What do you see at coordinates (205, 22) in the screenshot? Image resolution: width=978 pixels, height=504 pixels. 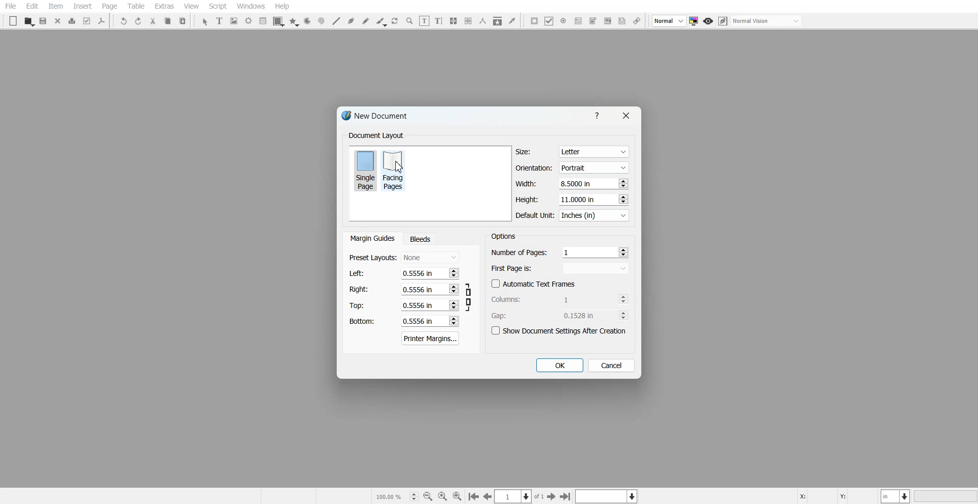 I see `Select Item` at bounding box center [205, 22].